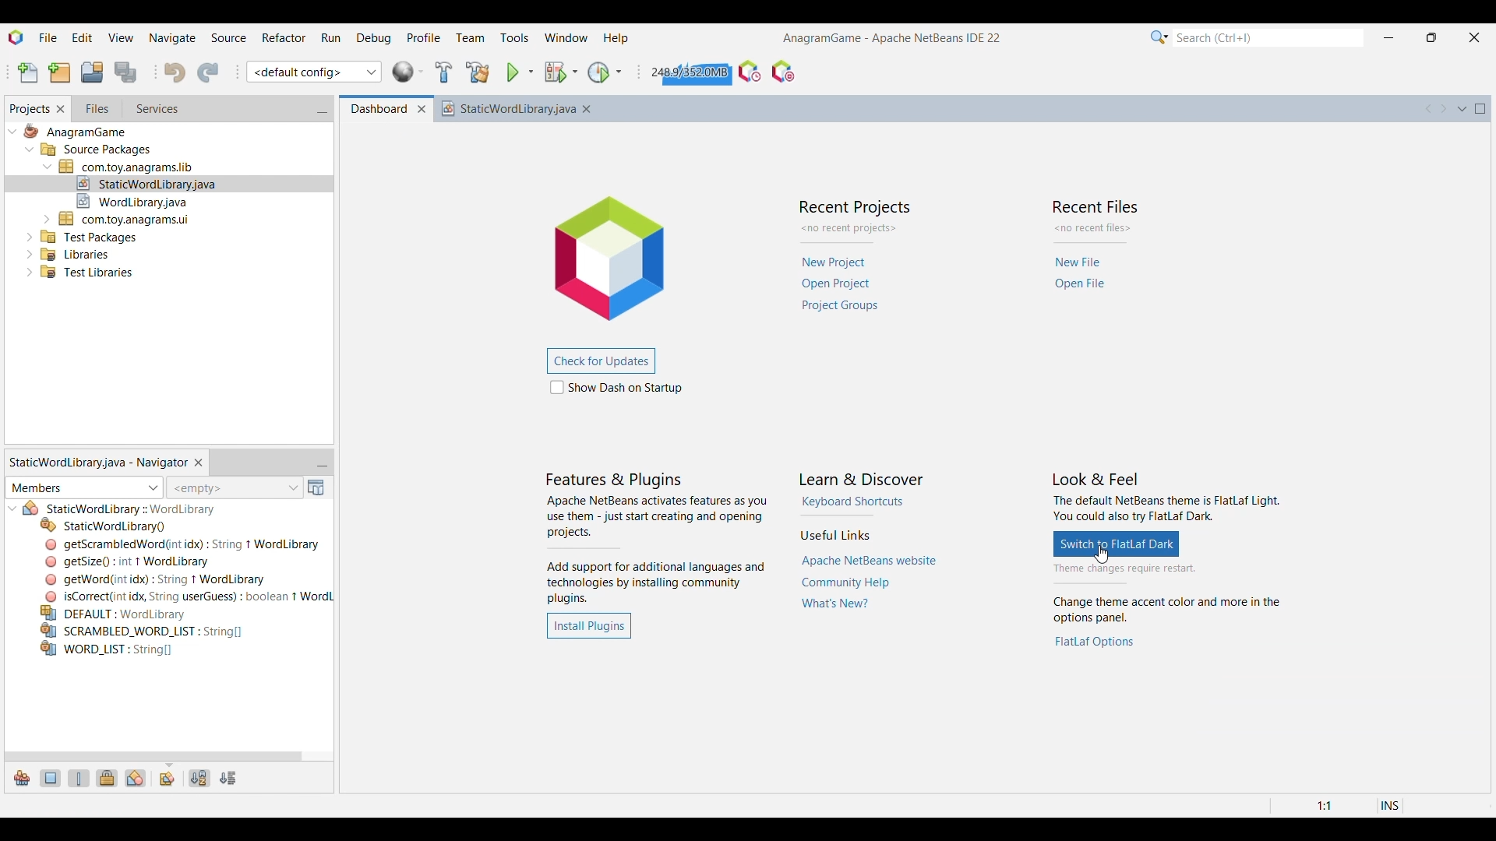  What do you see at coordinates (1166, 569) in the screenshot?
I see `Next step after clicking on current selected button` at bounding box center [1166, 569].